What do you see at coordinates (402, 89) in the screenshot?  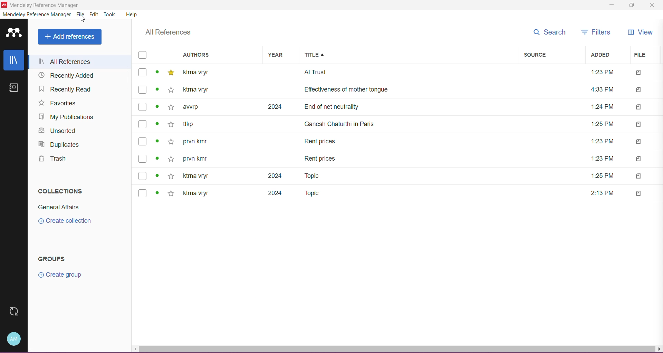 I see `ktrna vryr Effectiveness of mother tongue 4:33 PM` at bounding box center [402, 89].